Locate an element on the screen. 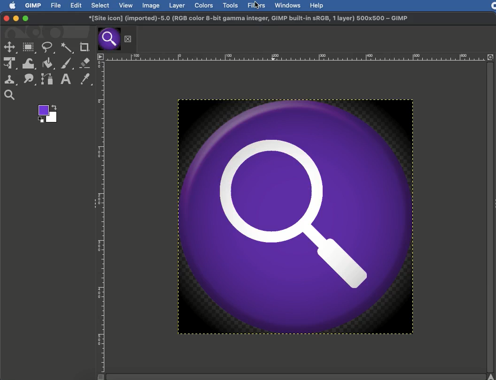  Rectangular selection is located at coordinates (29, 48).